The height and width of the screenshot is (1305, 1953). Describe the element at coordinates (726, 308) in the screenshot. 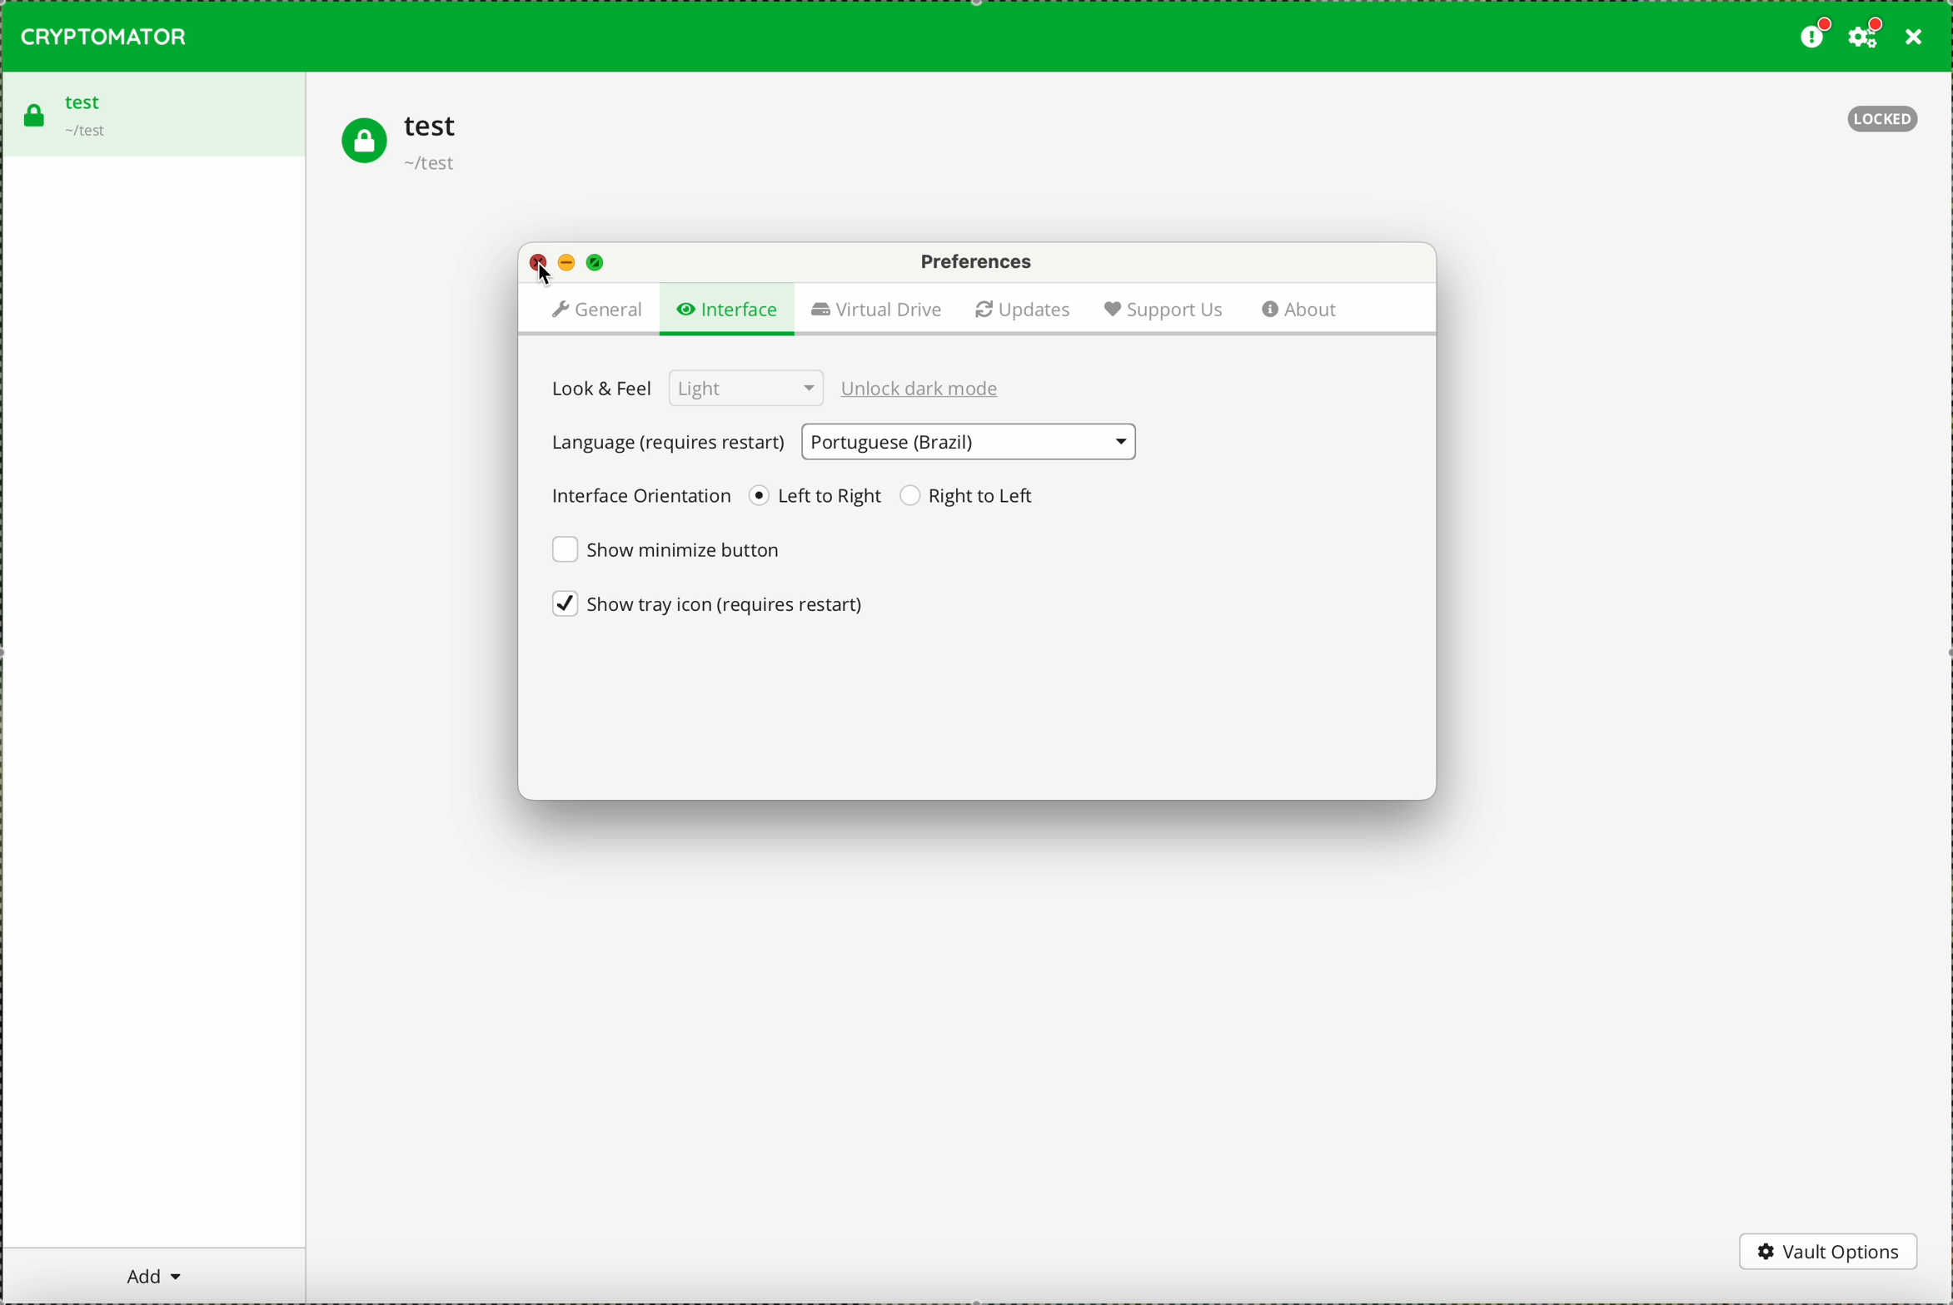

I see `click on interface` at that location.